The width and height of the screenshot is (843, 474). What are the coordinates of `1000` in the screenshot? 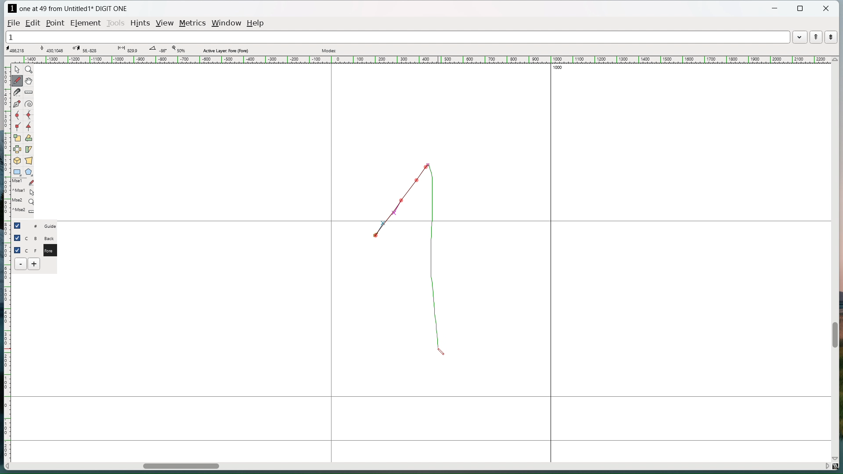 It's located at (562, 68).